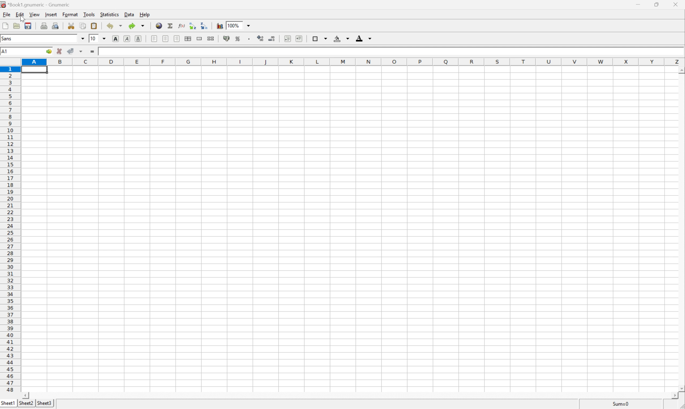 The image size is (685, 409). I want to click on insert hyperlink, so click(158, 26).